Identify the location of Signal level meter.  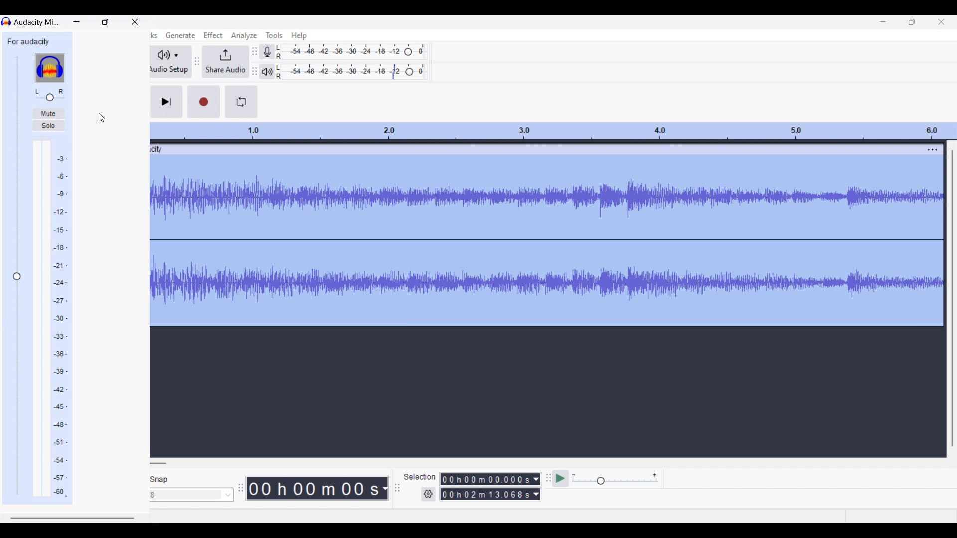
(51, 318).